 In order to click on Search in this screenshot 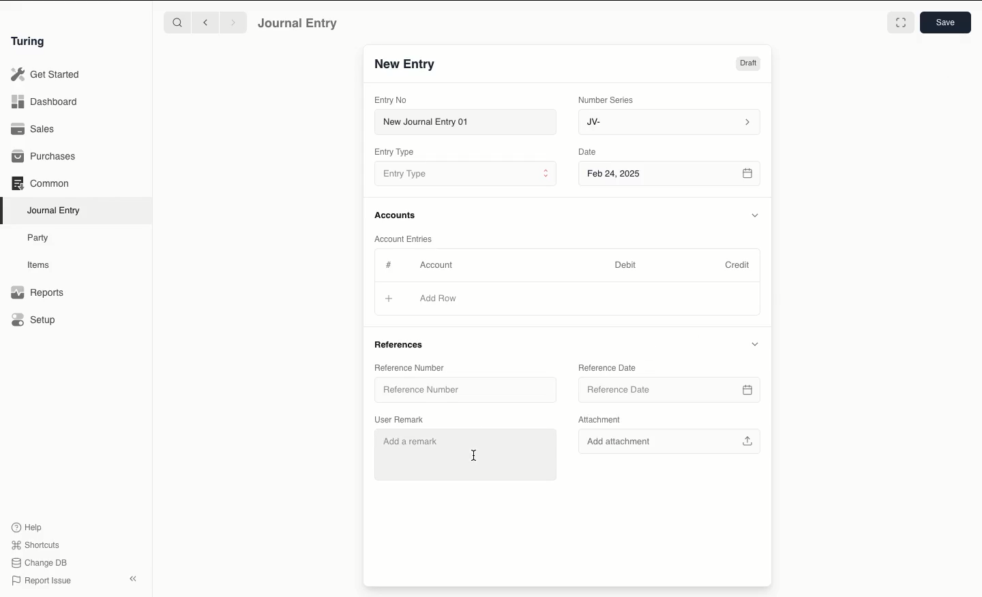, I will do `click(177, 22)`.